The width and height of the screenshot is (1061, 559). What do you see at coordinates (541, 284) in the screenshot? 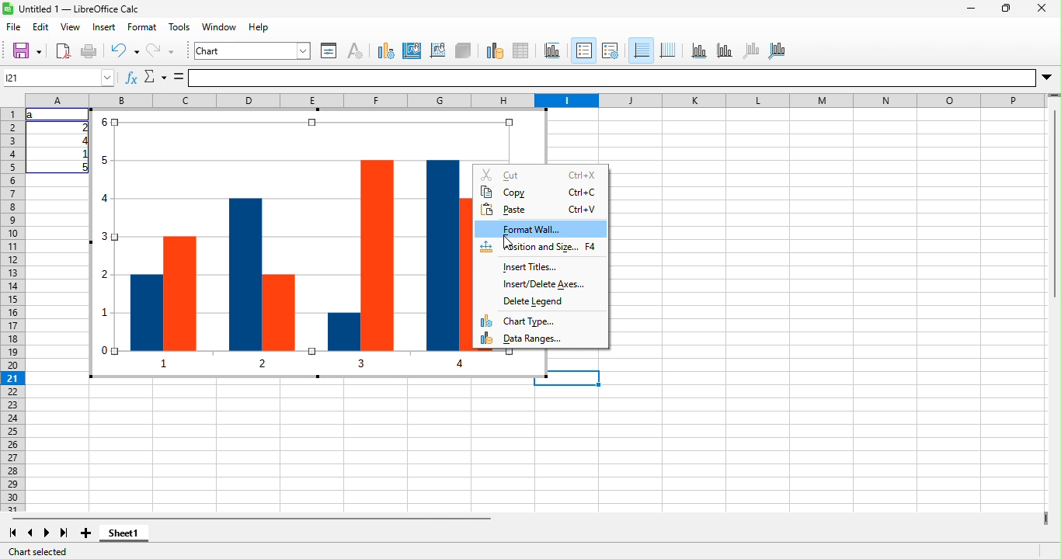
I see `insert/delete axes` at bounding box center [541, 284].